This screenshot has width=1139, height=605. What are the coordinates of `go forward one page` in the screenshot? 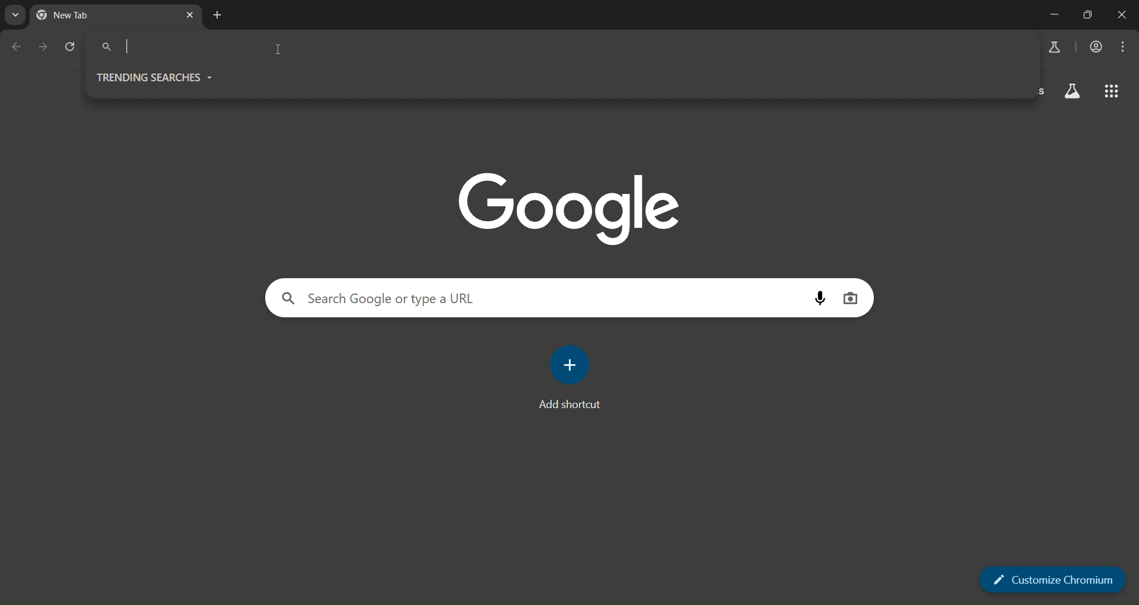 It's located at (45, 47).